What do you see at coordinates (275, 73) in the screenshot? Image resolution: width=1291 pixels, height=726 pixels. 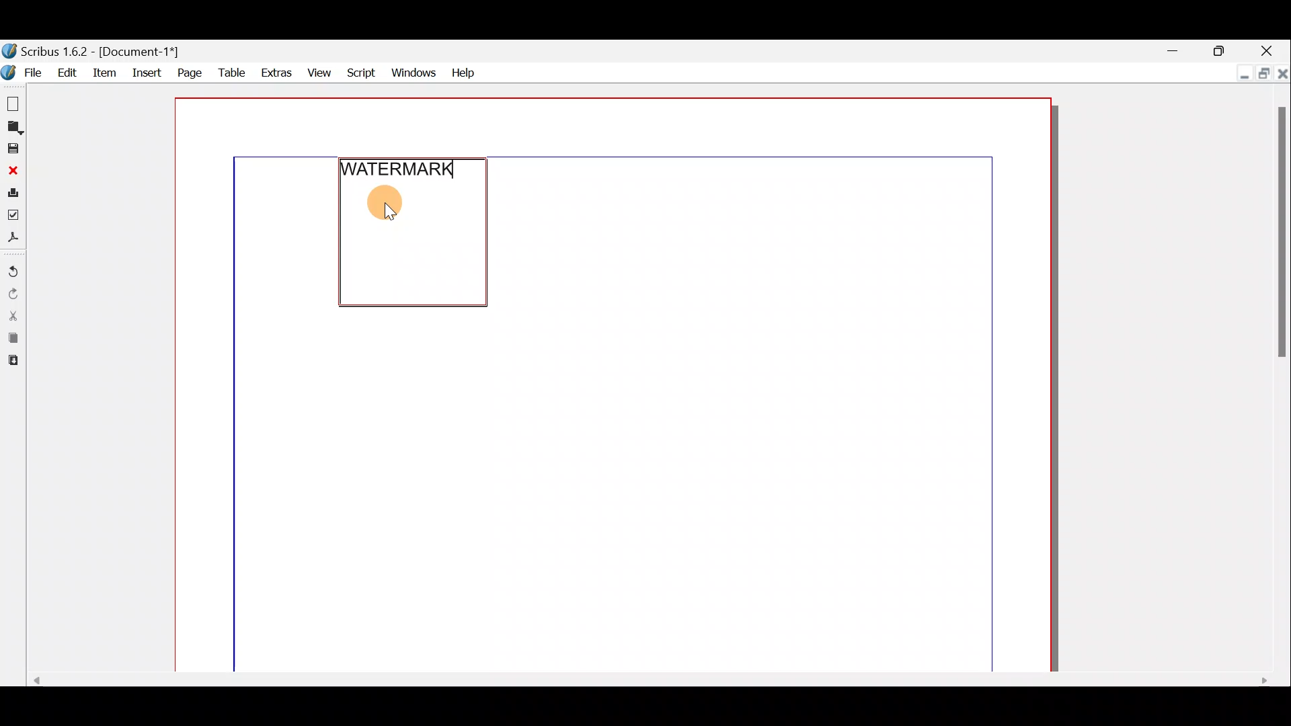 I see `Extras` at bounding box center [275, 73].